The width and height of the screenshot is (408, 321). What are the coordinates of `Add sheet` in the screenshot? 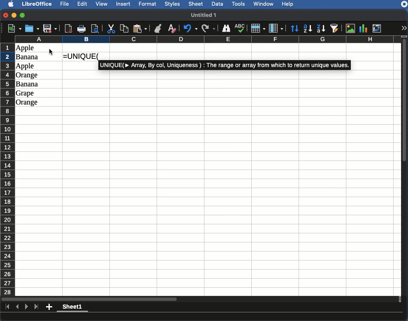 It's located at (49, 308).